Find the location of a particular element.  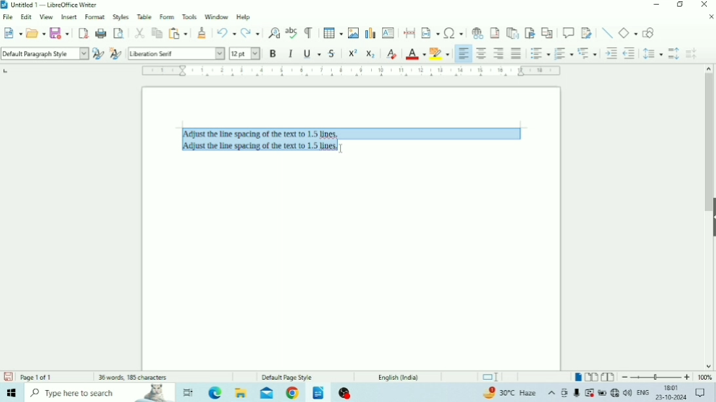

Insert Line is located at coordinates (607, 33).